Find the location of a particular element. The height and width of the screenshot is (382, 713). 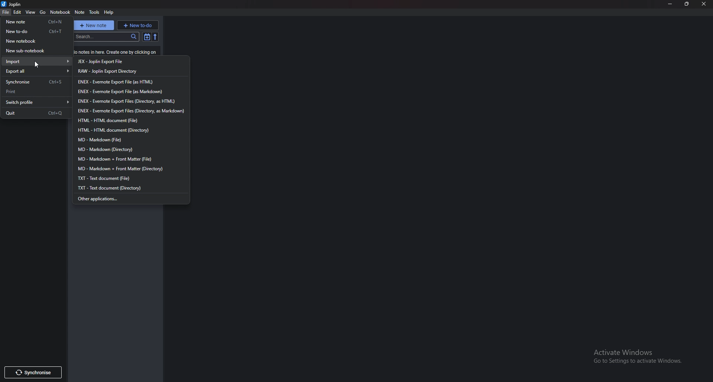

enex directory html is located at coordinates (127, 102).